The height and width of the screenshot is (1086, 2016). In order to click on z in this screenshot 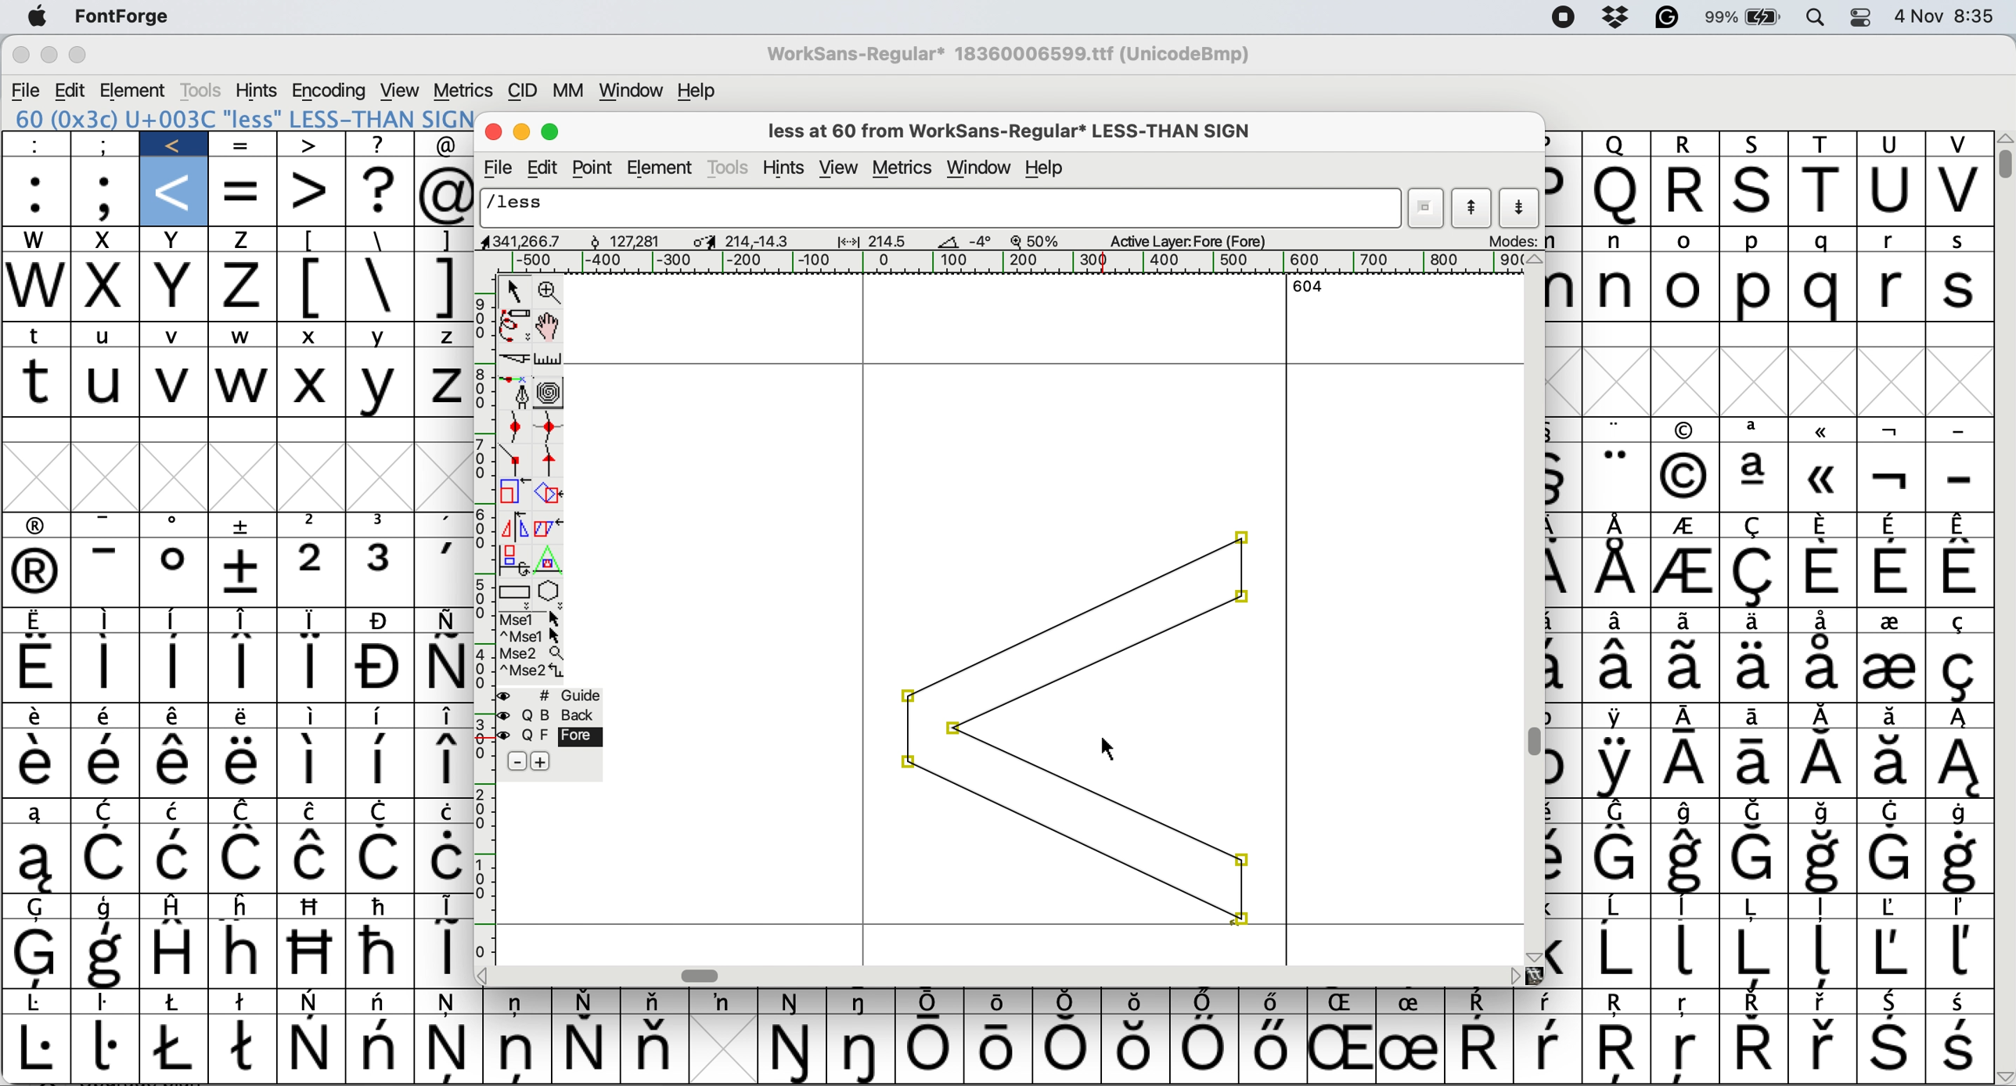, I will do `click(243, 289)`.